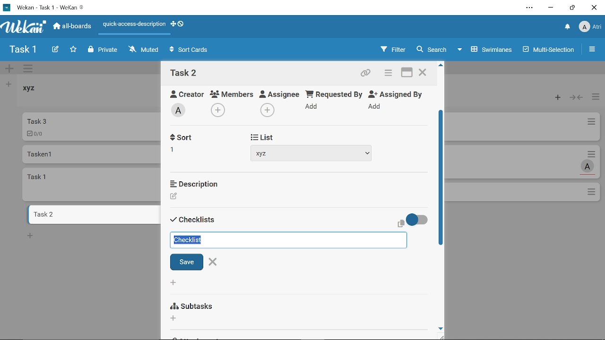 This screenshot has height=340, width=605. Describe the element at coordinates (387, 74) in the screenshot. I see `Card actions` at that location.